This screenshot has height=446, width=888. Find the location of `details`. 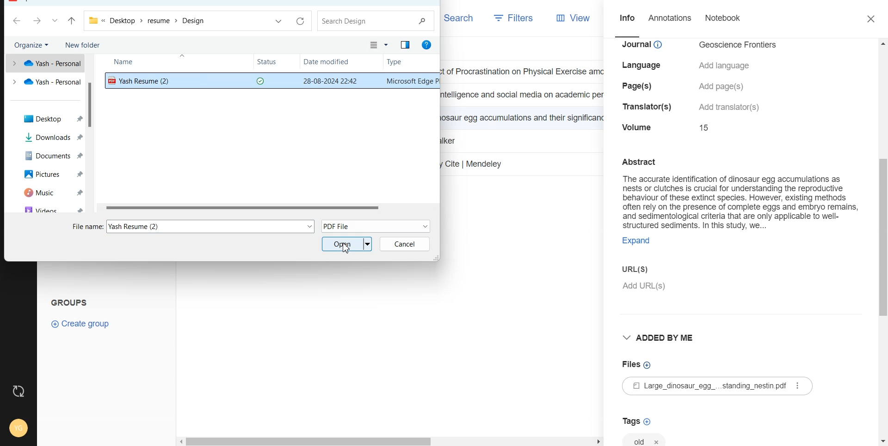

details is located at coordinates (638, 86).